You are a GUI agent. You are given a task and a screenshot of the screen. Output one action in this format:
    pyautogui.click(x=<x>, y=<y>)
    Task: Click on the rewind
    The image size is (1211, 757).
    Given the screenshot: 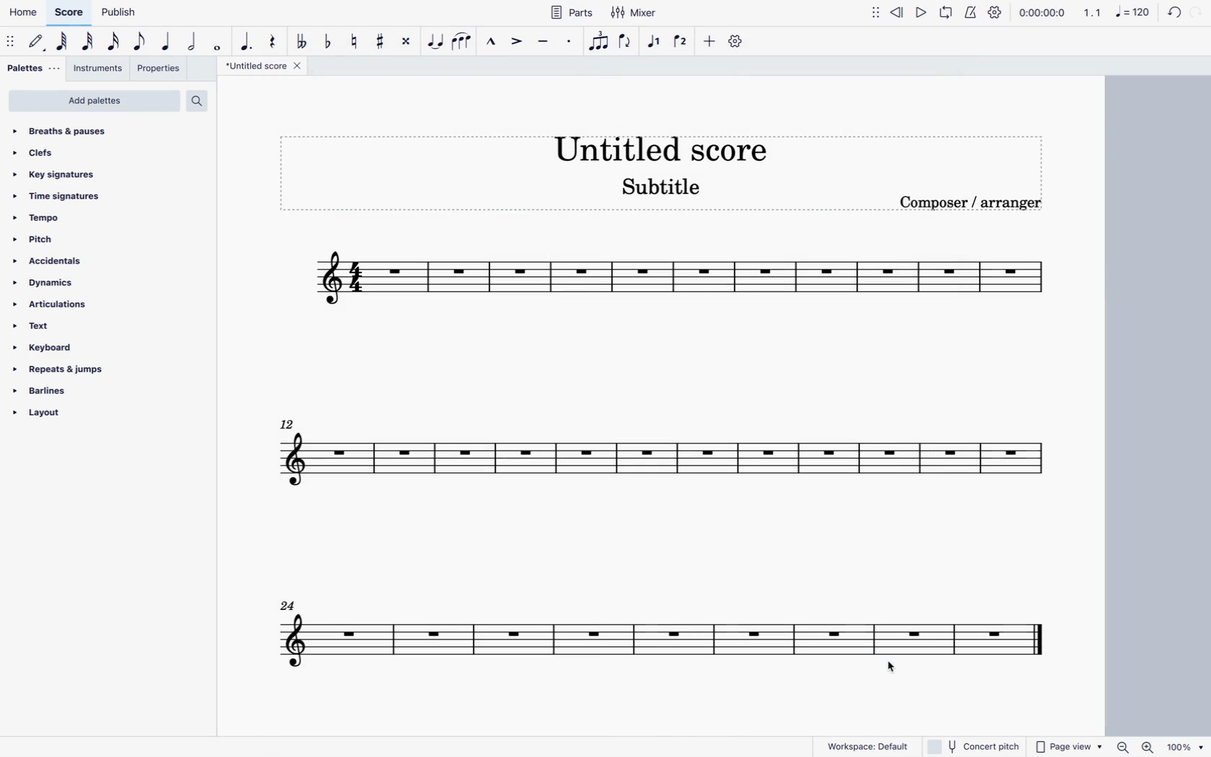 What is the action you would take?
    pyautogui.click(x=896, y=16)
    